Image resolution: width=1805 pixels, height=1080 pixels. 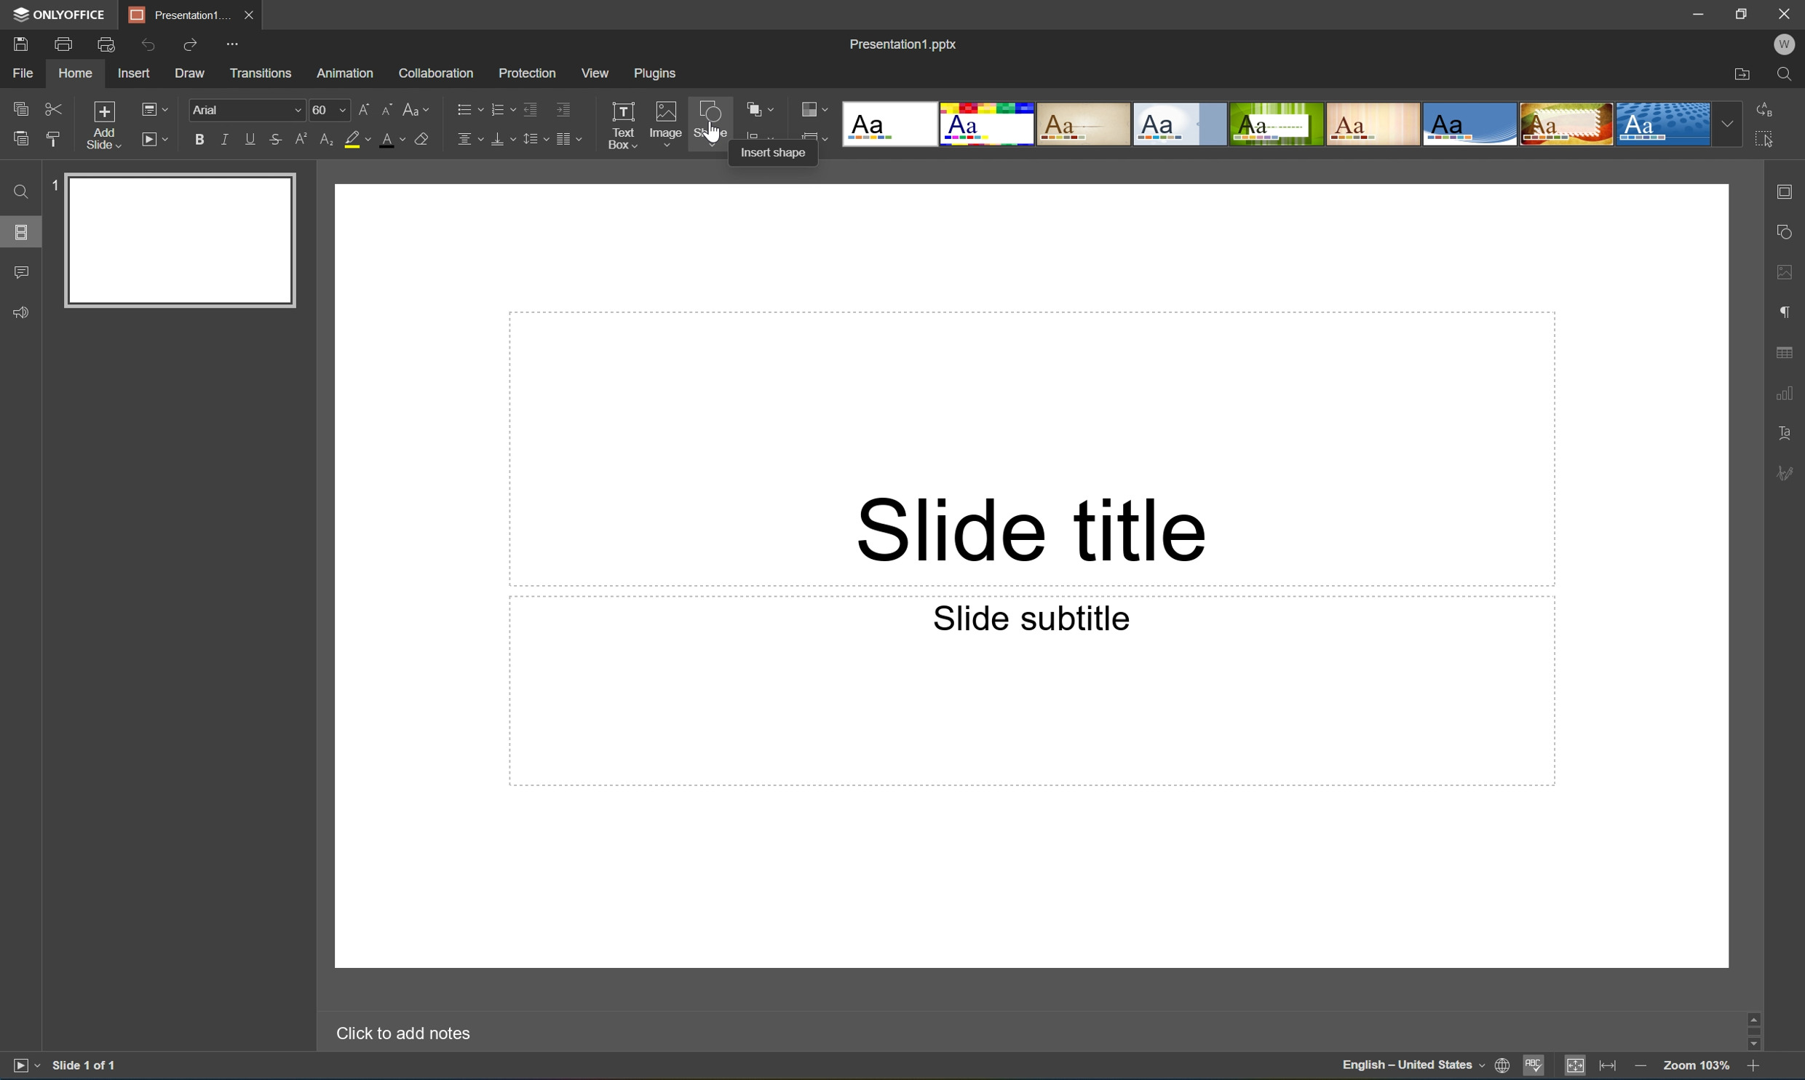 I want to click on Protection, so click(x=525, y=72).